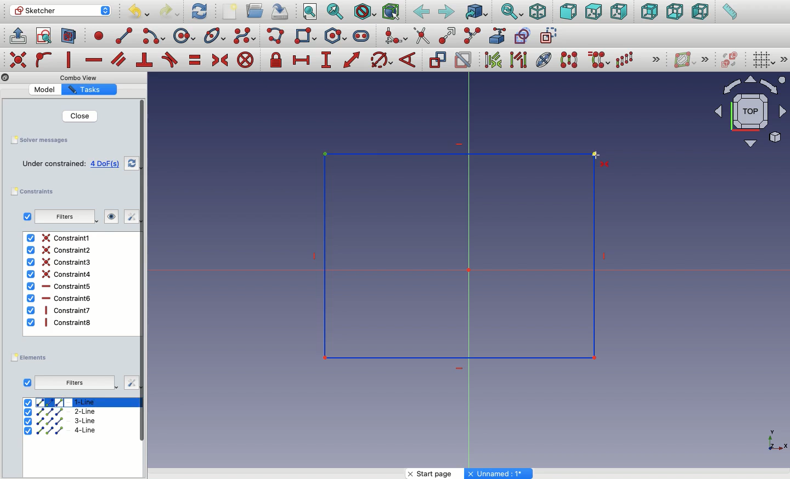  Describe the element at coordinates (422, 12) in the screenshot. I see `Back` at that location.